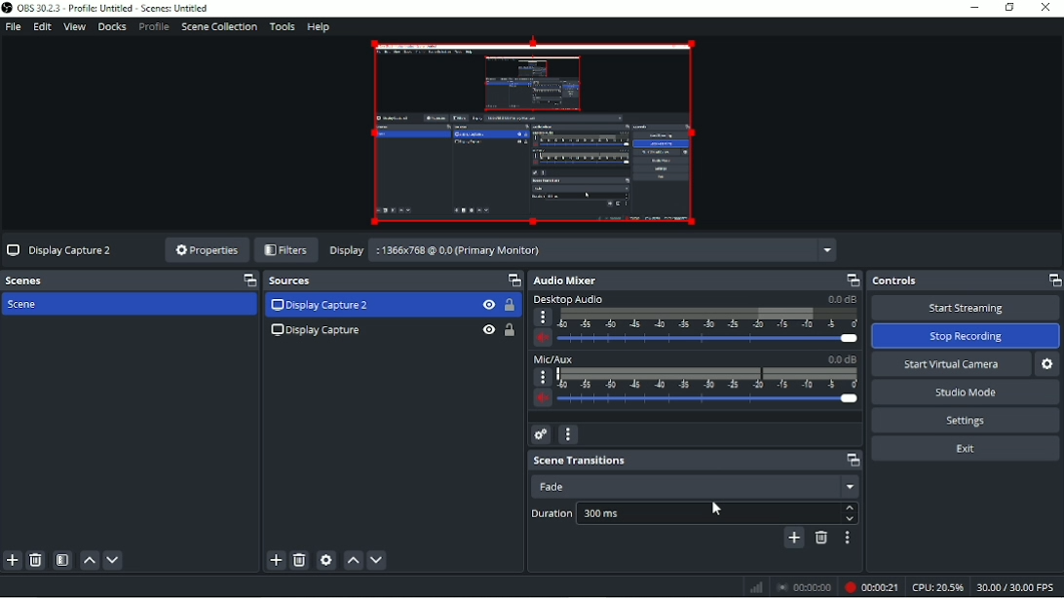  Describe the element at coordinates (283, 26) in the screenshot. I see `Tools` at that location.